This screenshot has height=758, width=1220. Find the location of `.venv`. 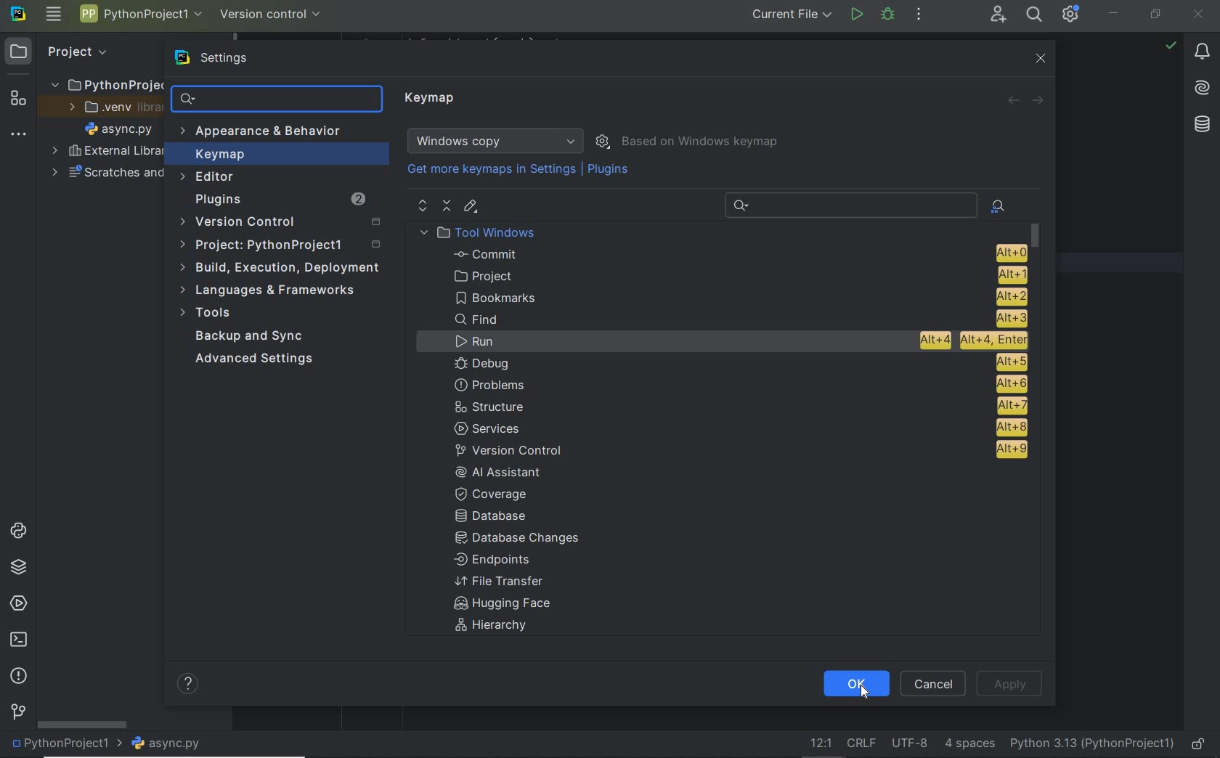

.venv is located at coordinates (108, 107).